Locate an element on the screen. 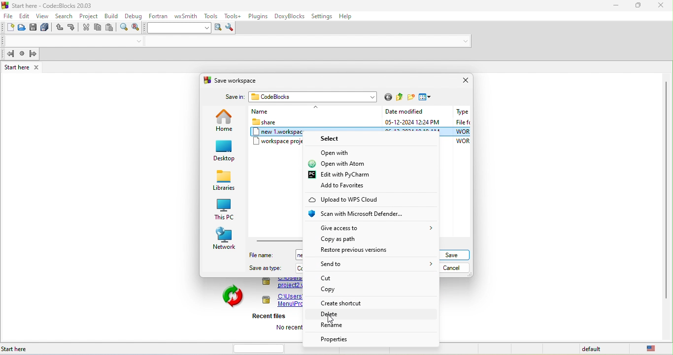  united state is located at coordinates (653, 349).